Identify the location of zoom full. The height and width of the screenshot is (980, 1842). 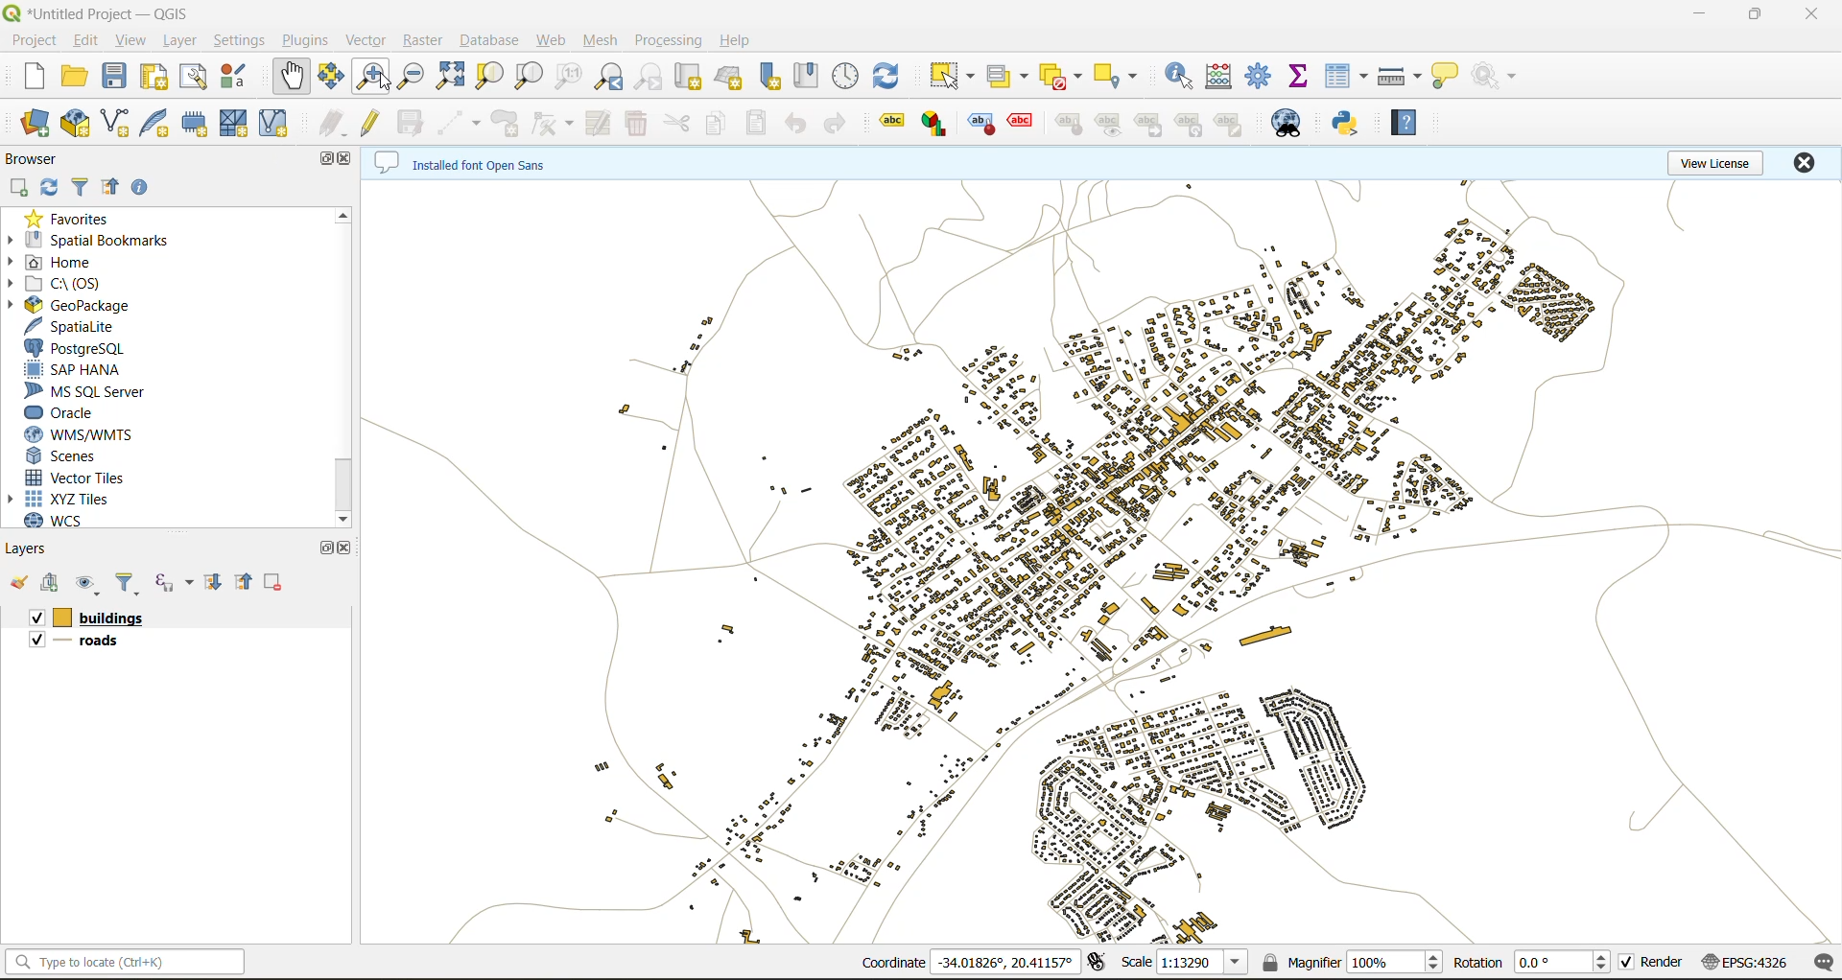
(452, 77).